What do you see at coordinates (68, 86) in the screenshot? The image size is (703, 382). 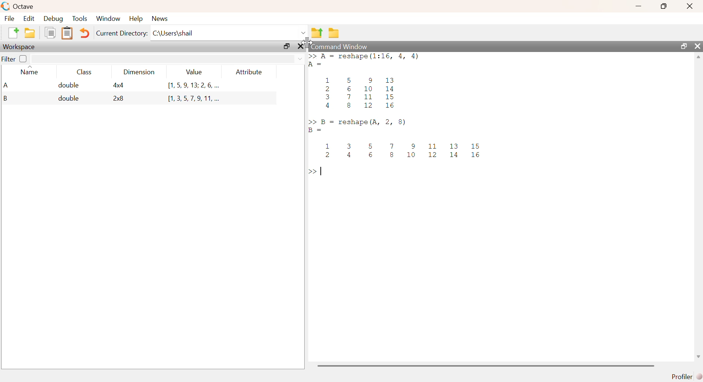 I see `double` at bounding box center [68, 86].